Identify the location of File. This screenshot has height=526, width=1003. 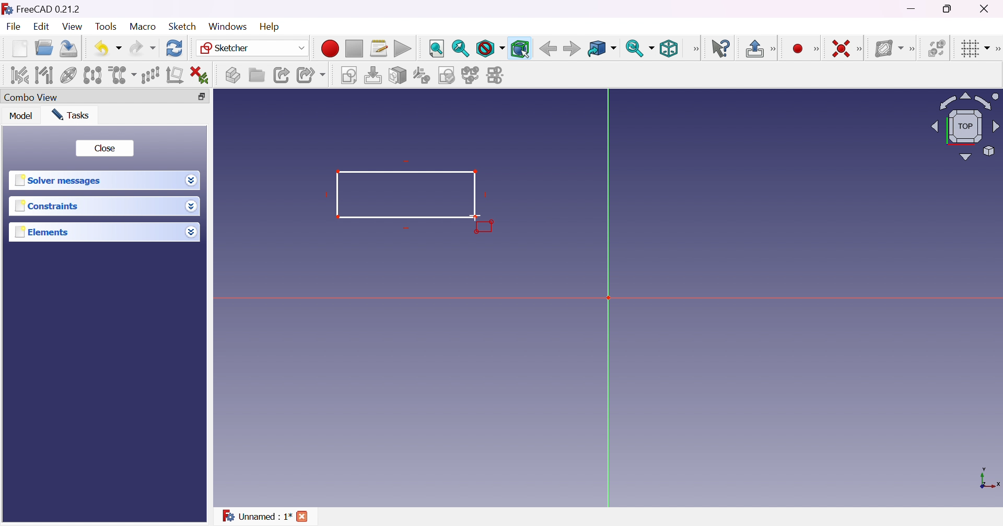
(13, 26).